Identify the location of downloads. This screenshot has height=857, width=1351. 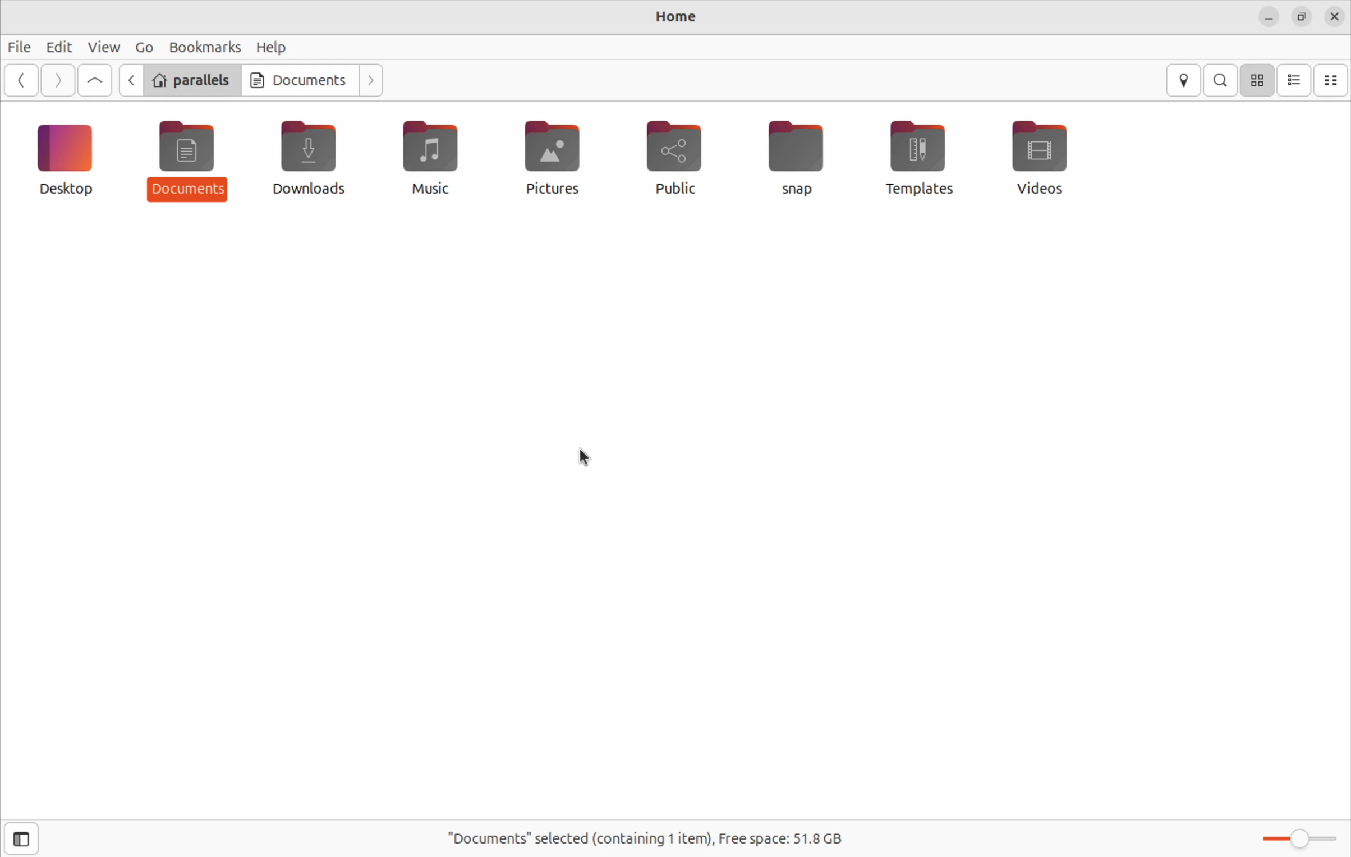
(309, 154).